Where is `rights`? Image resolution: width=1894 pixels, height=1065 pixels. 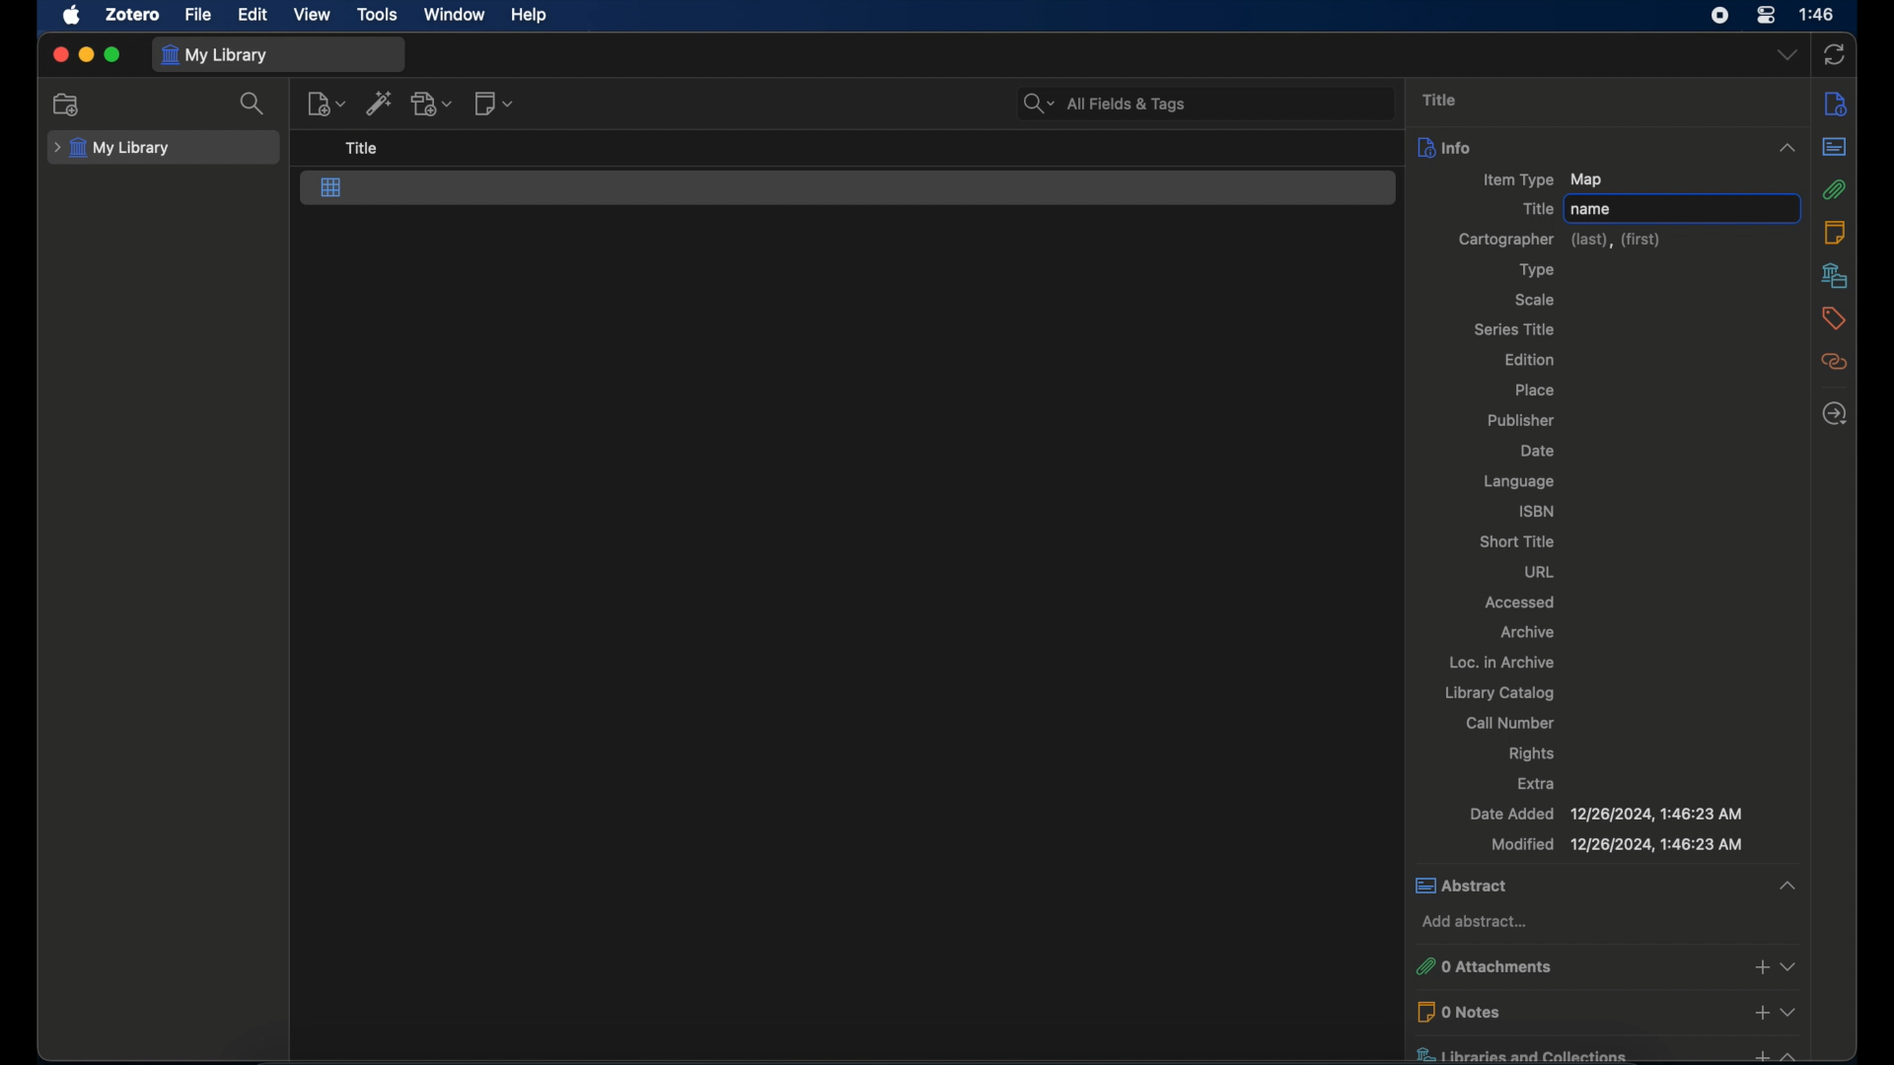 rights is located at coordinates (1532, 753).